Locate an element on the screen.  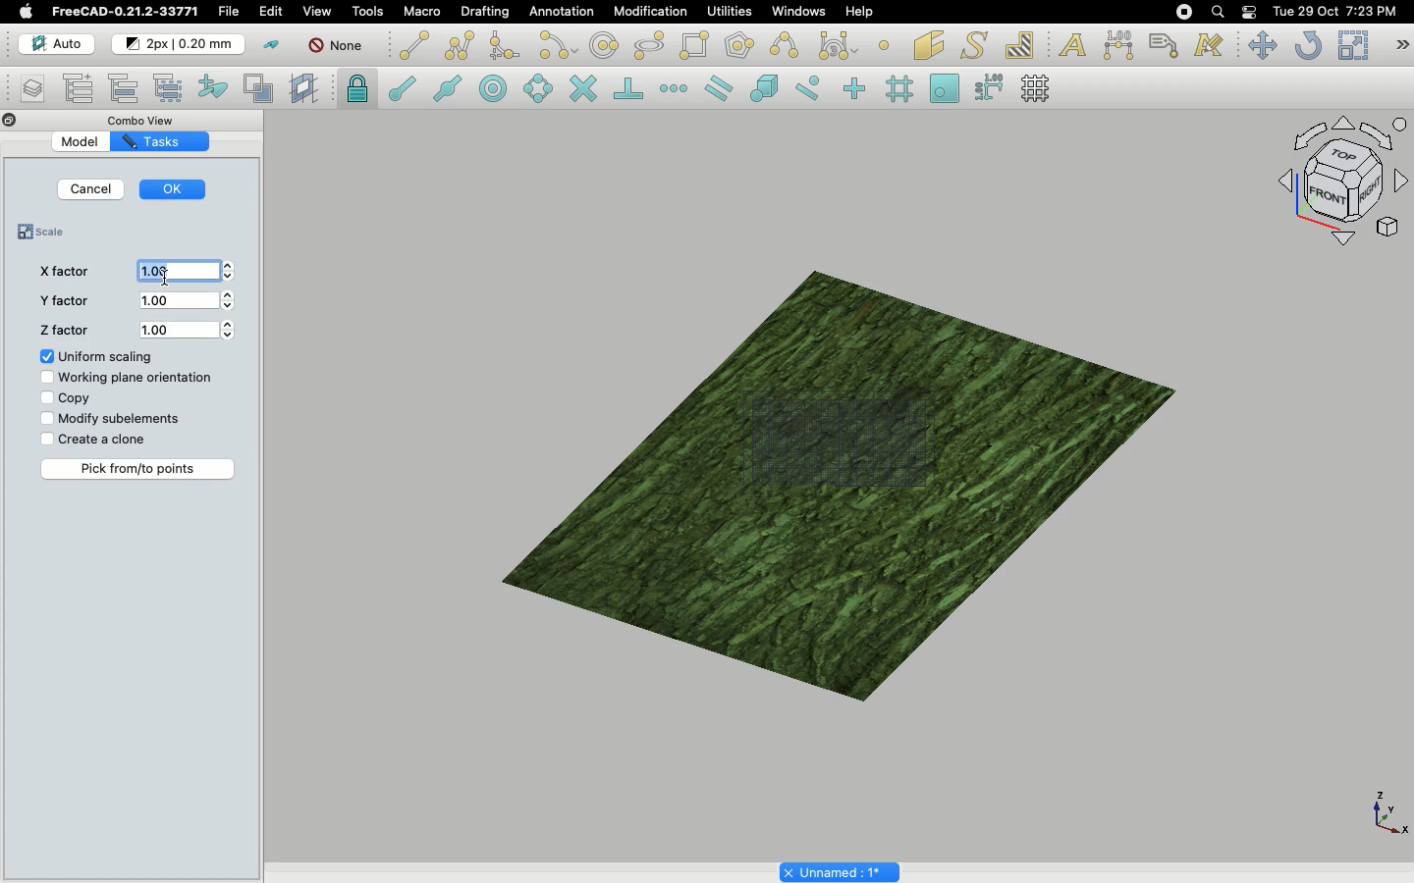
Bezier tools is located at coordinates (841, 45).